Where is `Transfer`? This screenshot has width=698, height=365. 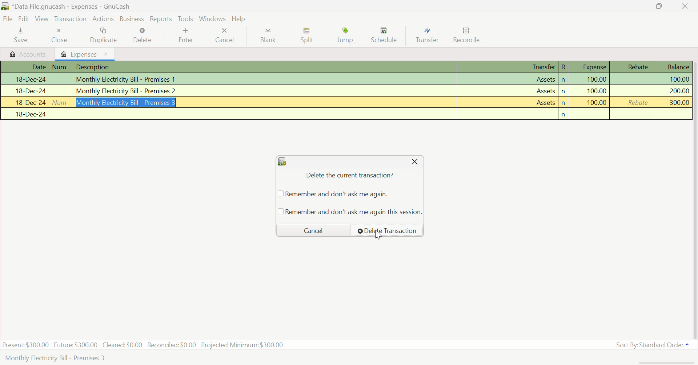 Transfer is located at coordinates (427, 36).